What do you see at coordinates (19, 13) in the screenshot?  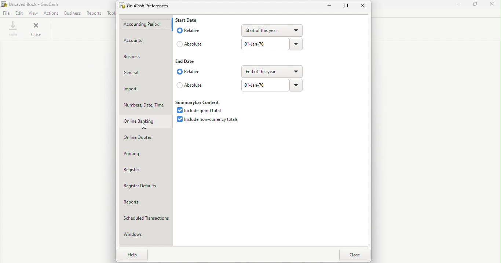 I see `Edit` at bounding box center [19, 13].